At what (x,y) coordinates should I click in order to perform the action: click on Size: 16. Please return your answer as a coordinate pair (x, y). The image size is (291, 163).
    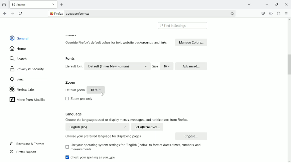
    Looking at the image, I should click on (162, 66).